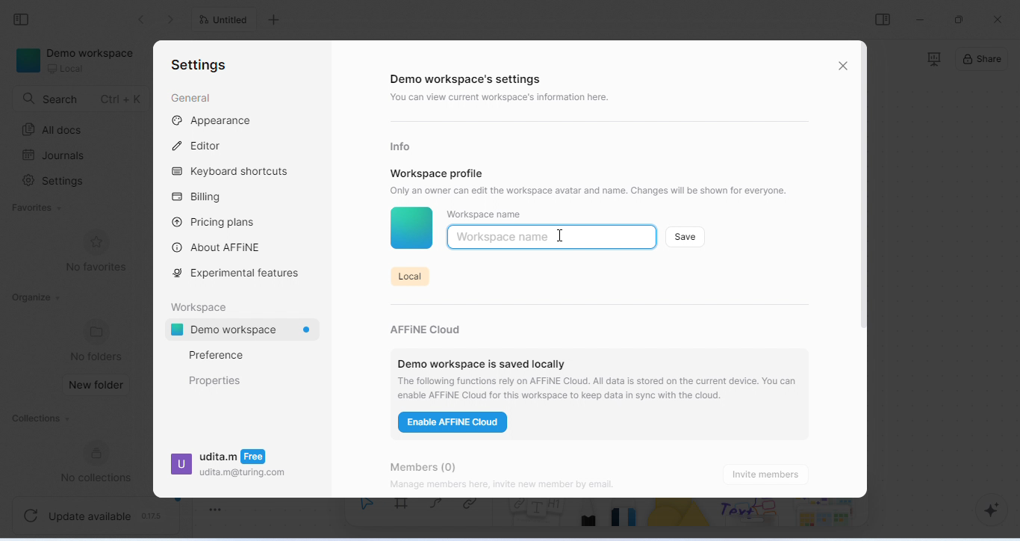 The height and width of the screenshot is (541, 1020). What do you see at coordinates (998, 19) in the screenshot?
I see `close` at bounding box center [998, 19].